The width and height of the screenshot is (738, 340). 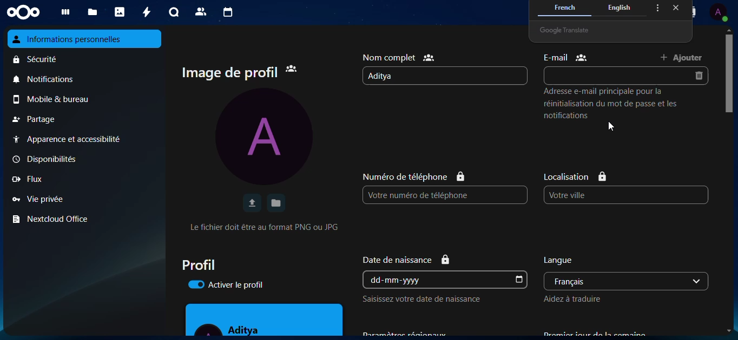 I want to click on dob, so click(x=519, y=280).